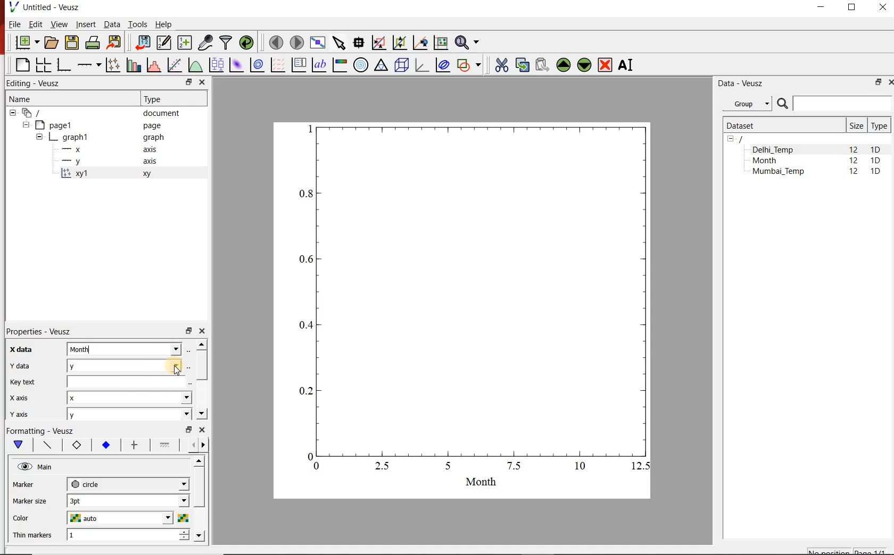 The height and width of the screenshot is (555, 894). Describe the element at coordinates (340, 43) in the screenshot. I see `select items from the graph or scroll` at that location.